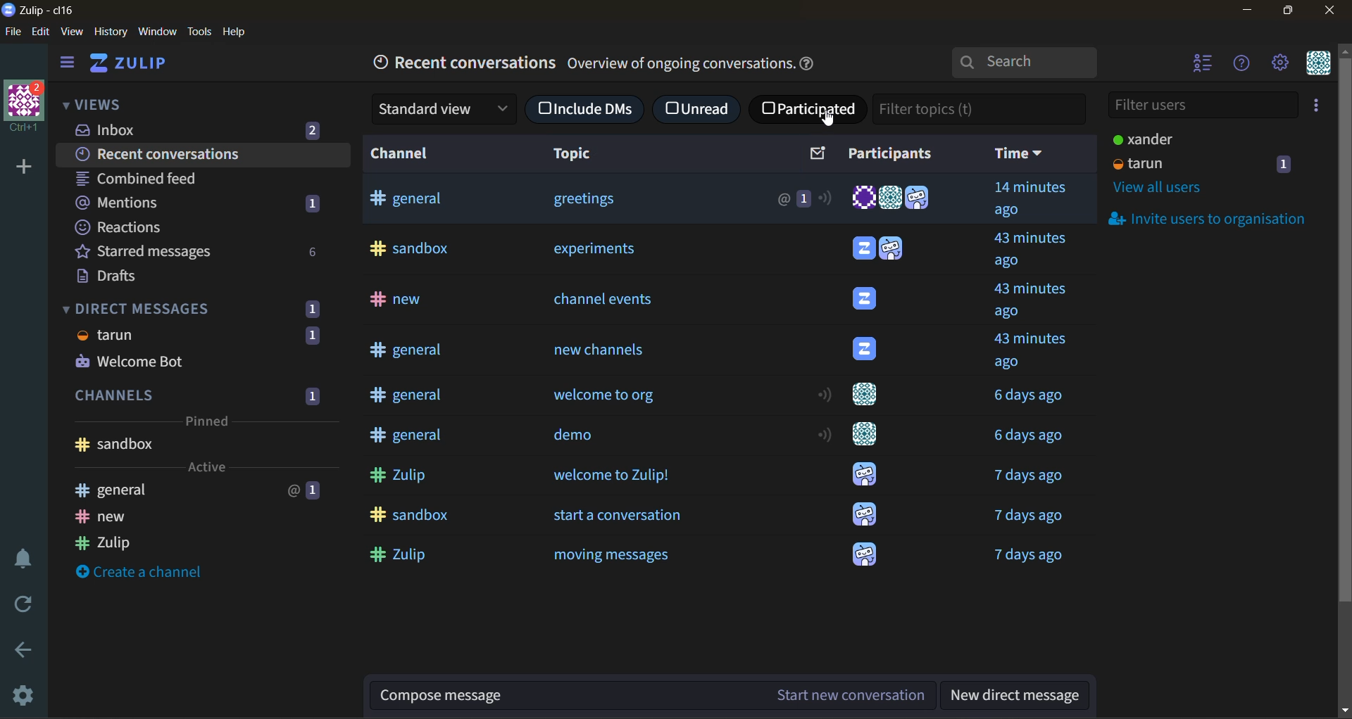 This screenshot has width=1352, height=719. Describe the element at coordinates (1200, 104) in the screenshot. I see `filter users` at that location.